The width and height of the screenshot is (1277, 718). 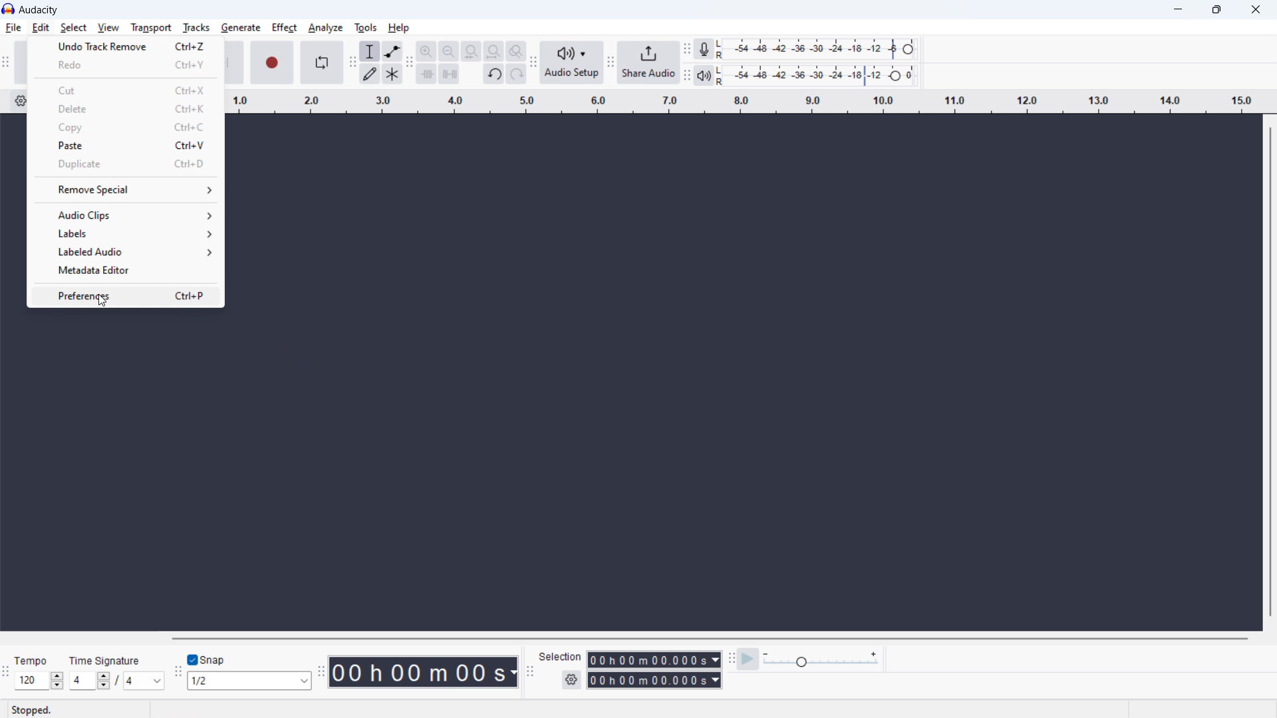 What do you see at coordinates (815, 74) in the screenshot?
I see `playback level` at bounding box center [815, 74].